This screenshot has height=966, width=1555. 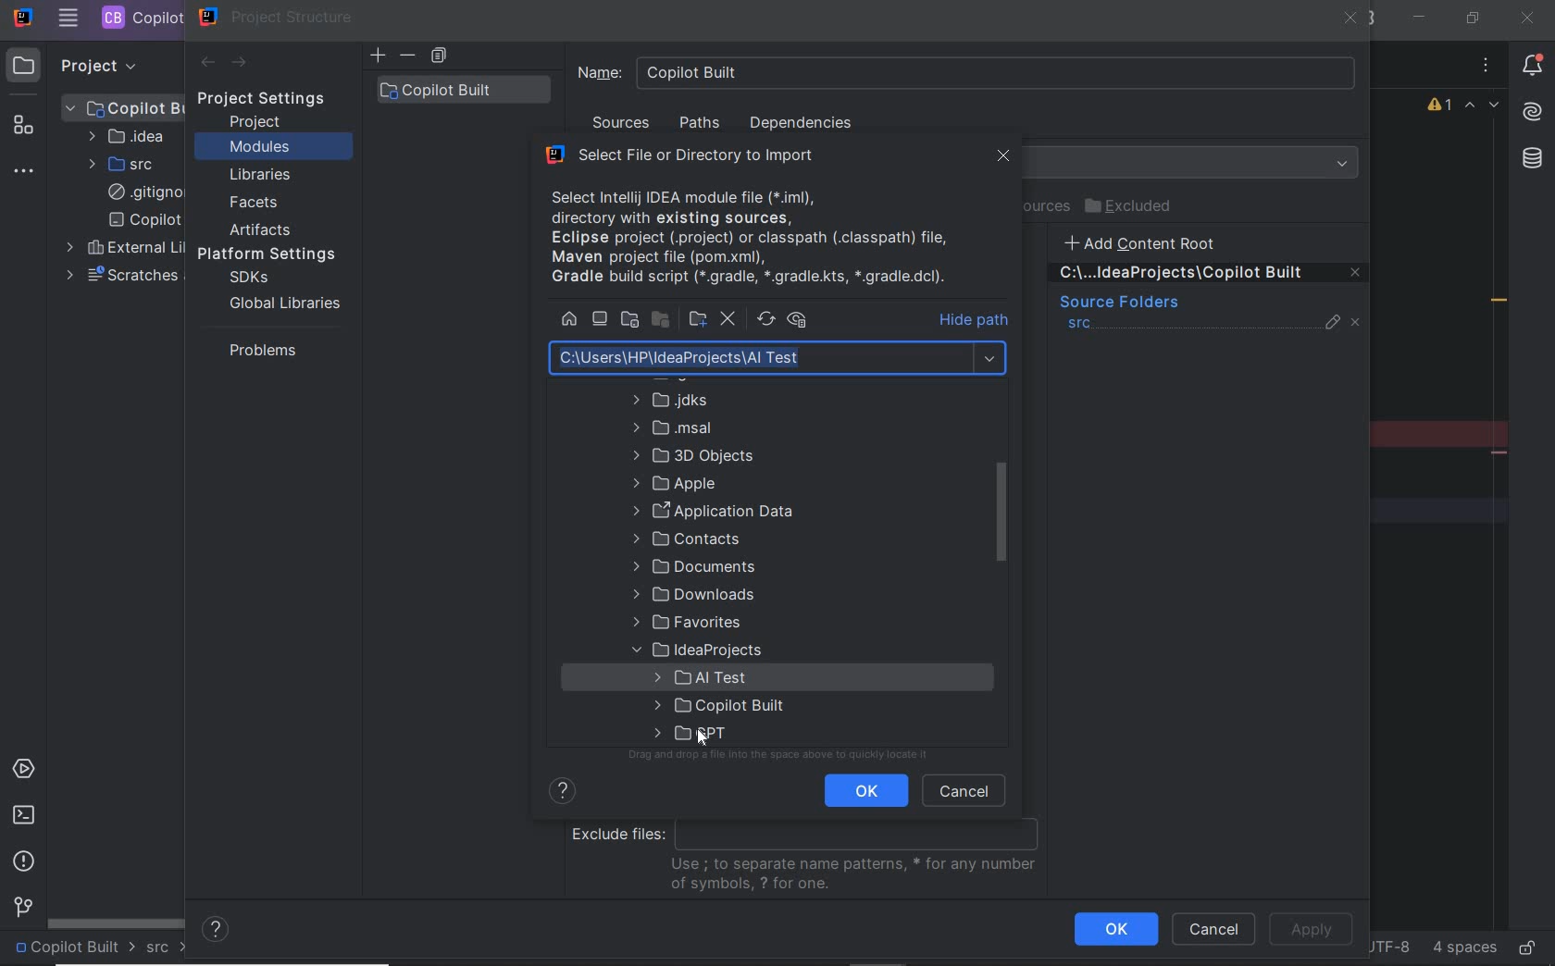 I want to click on ok, so click(x=1115, y=929).